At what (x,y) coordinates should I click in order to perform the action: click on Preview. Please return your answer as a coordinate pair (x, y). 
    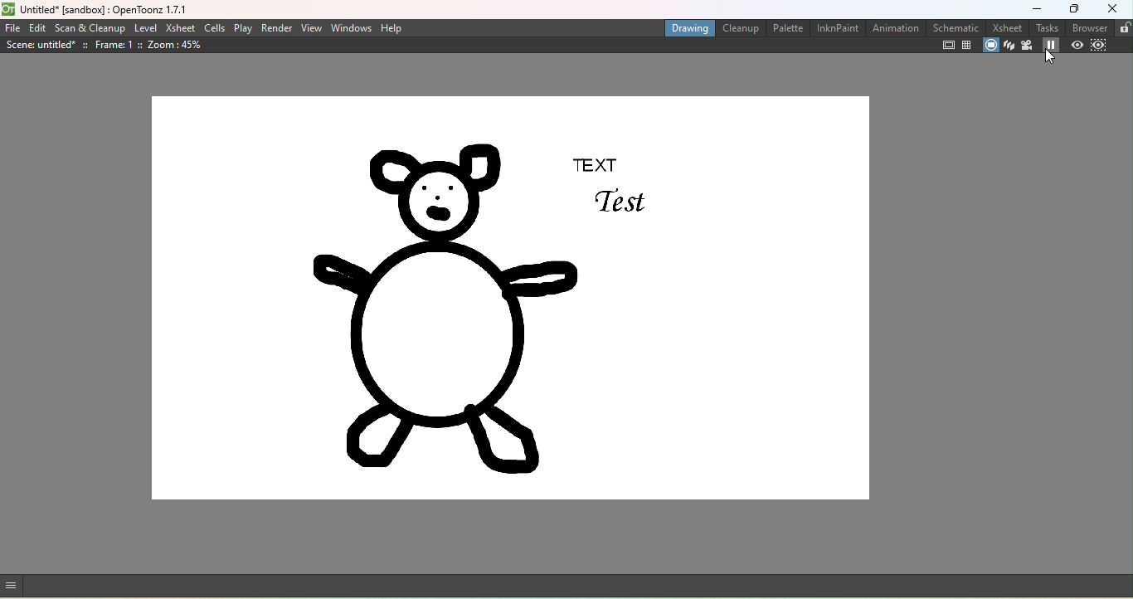
    Looking at the image, I should click on (1076, 46).